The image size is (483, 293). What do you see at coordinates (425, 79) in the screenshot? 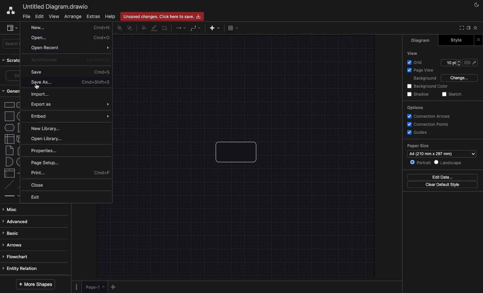
I see `Background` at bounding box center [425, 79].